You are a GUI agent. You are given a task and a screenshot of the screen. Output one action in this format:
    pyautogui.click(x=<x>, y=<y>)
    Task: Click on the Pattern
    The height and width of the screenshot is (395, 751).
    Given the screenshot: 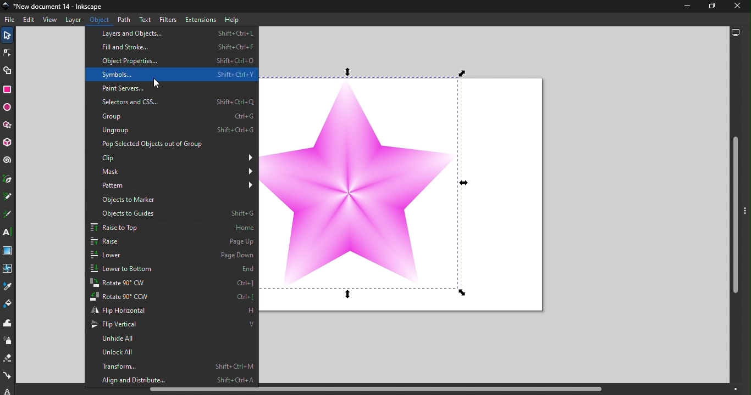 What is the action you would take?
    pyautogui.click(x=172, y=185)
    